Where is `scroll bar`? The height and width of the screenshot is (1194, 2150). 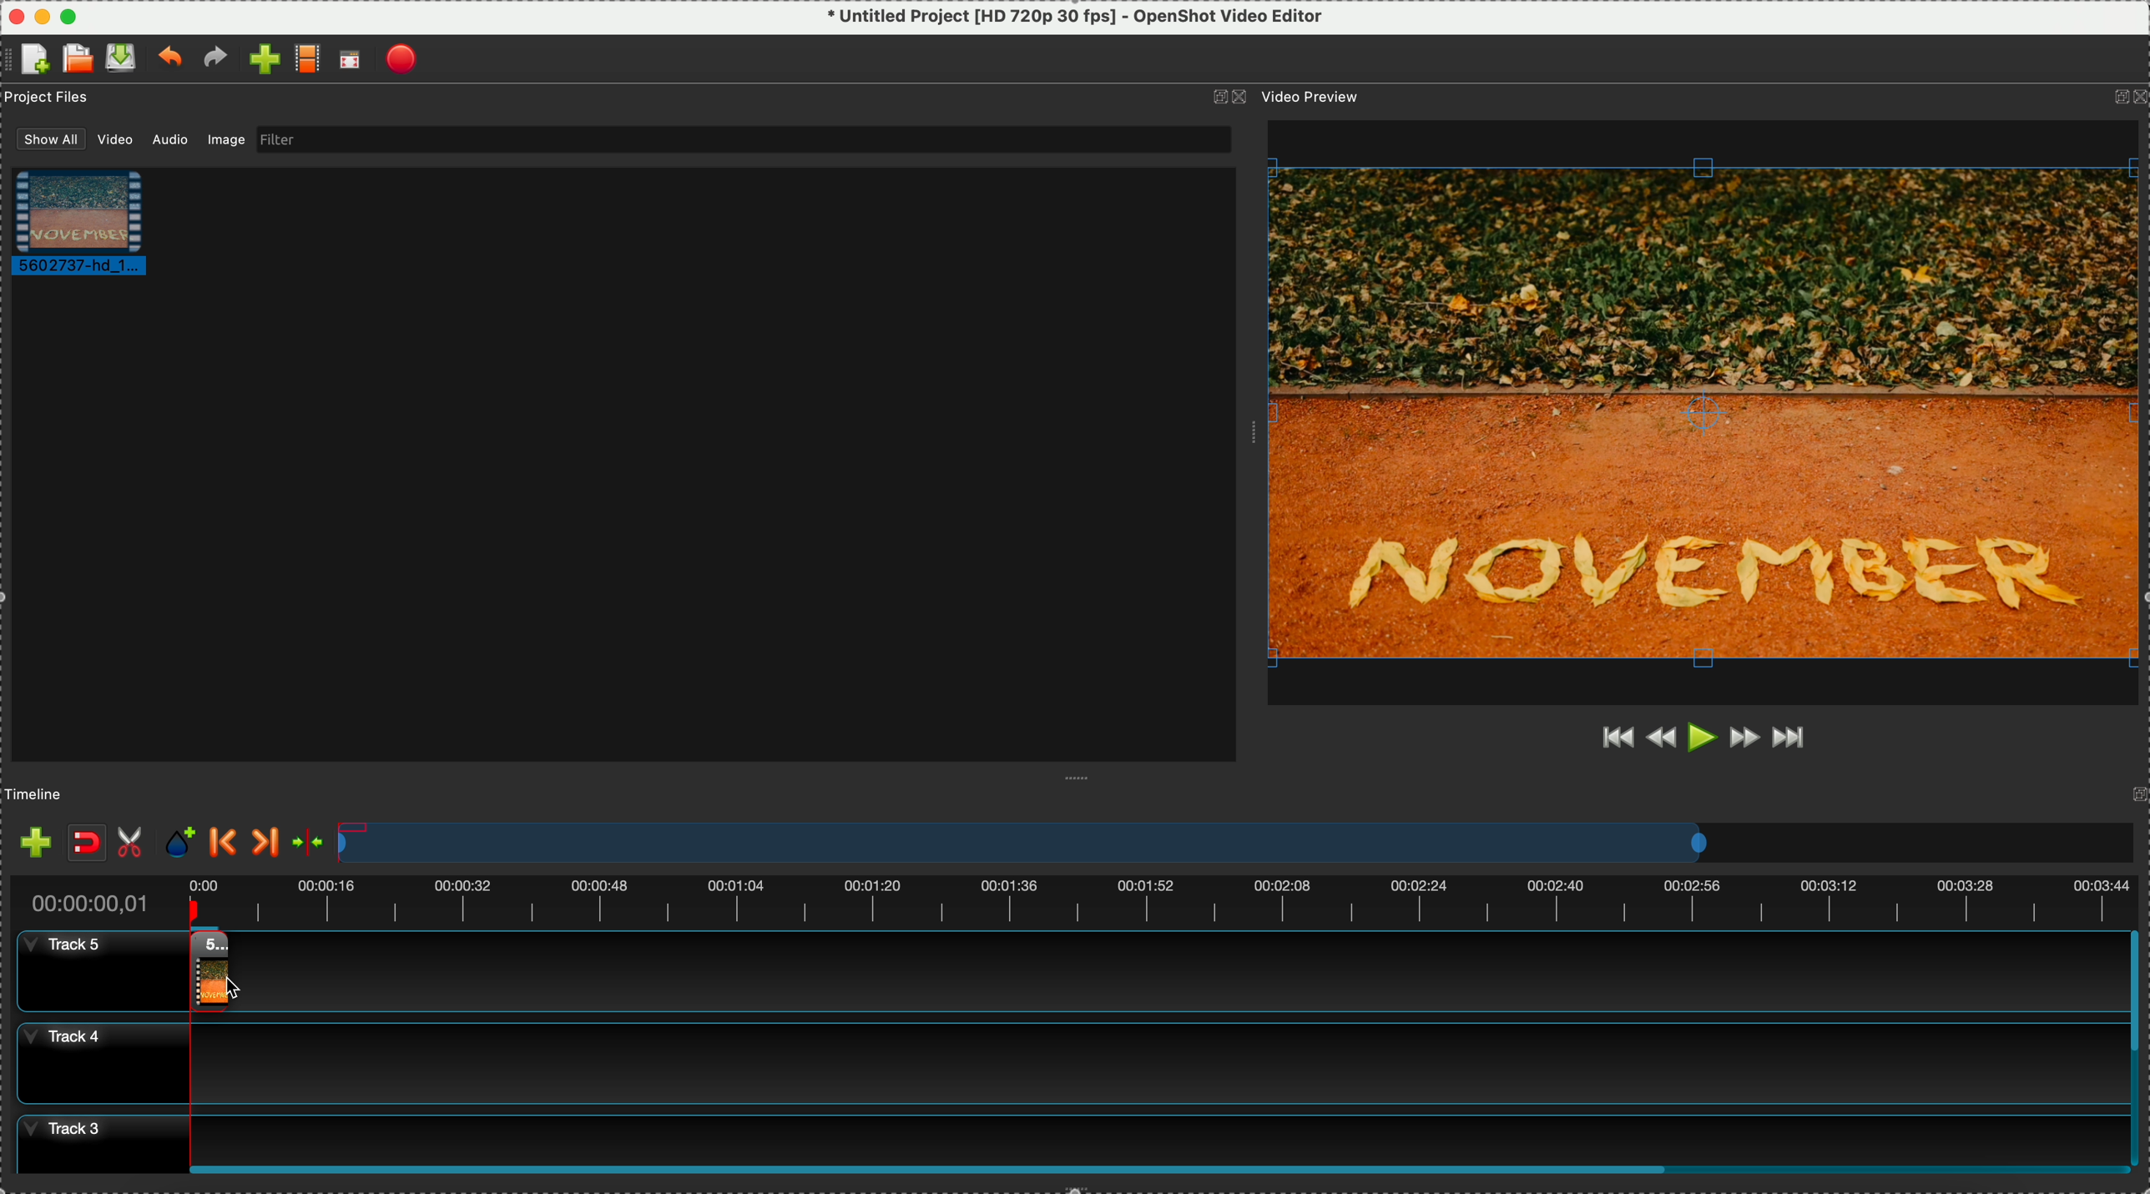
scroll bar is located at coordinates (2137, 1045).